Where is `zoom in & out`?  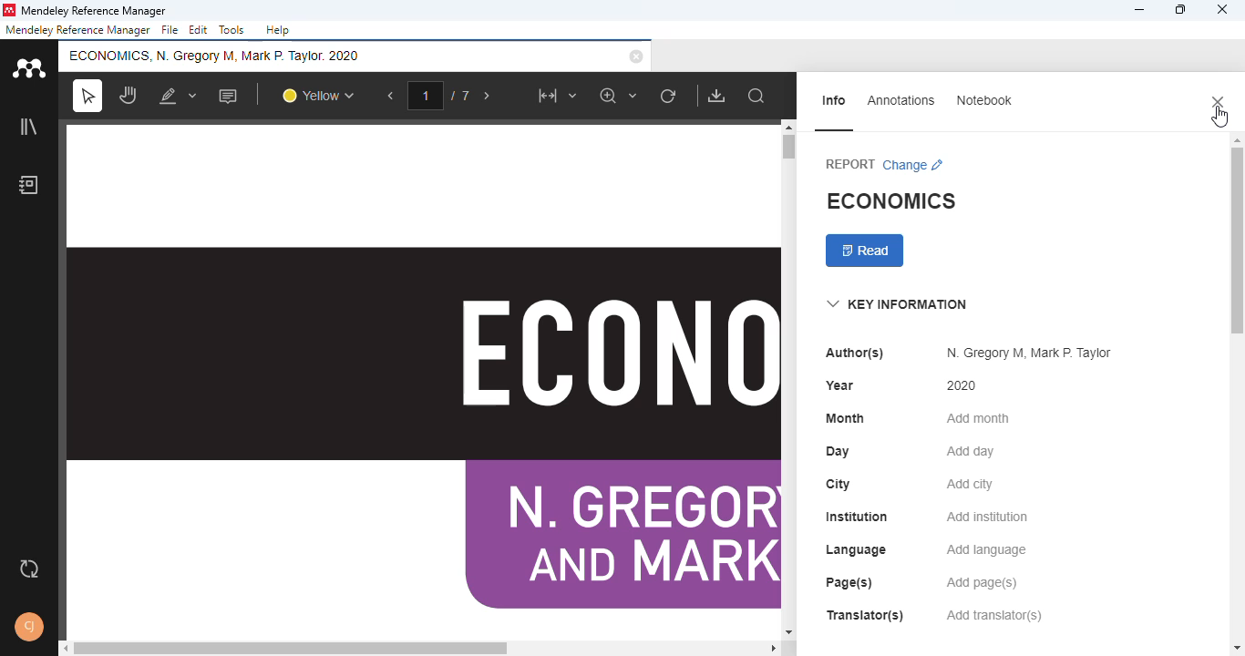 zoom in & out is located at coordinates (620, 95).